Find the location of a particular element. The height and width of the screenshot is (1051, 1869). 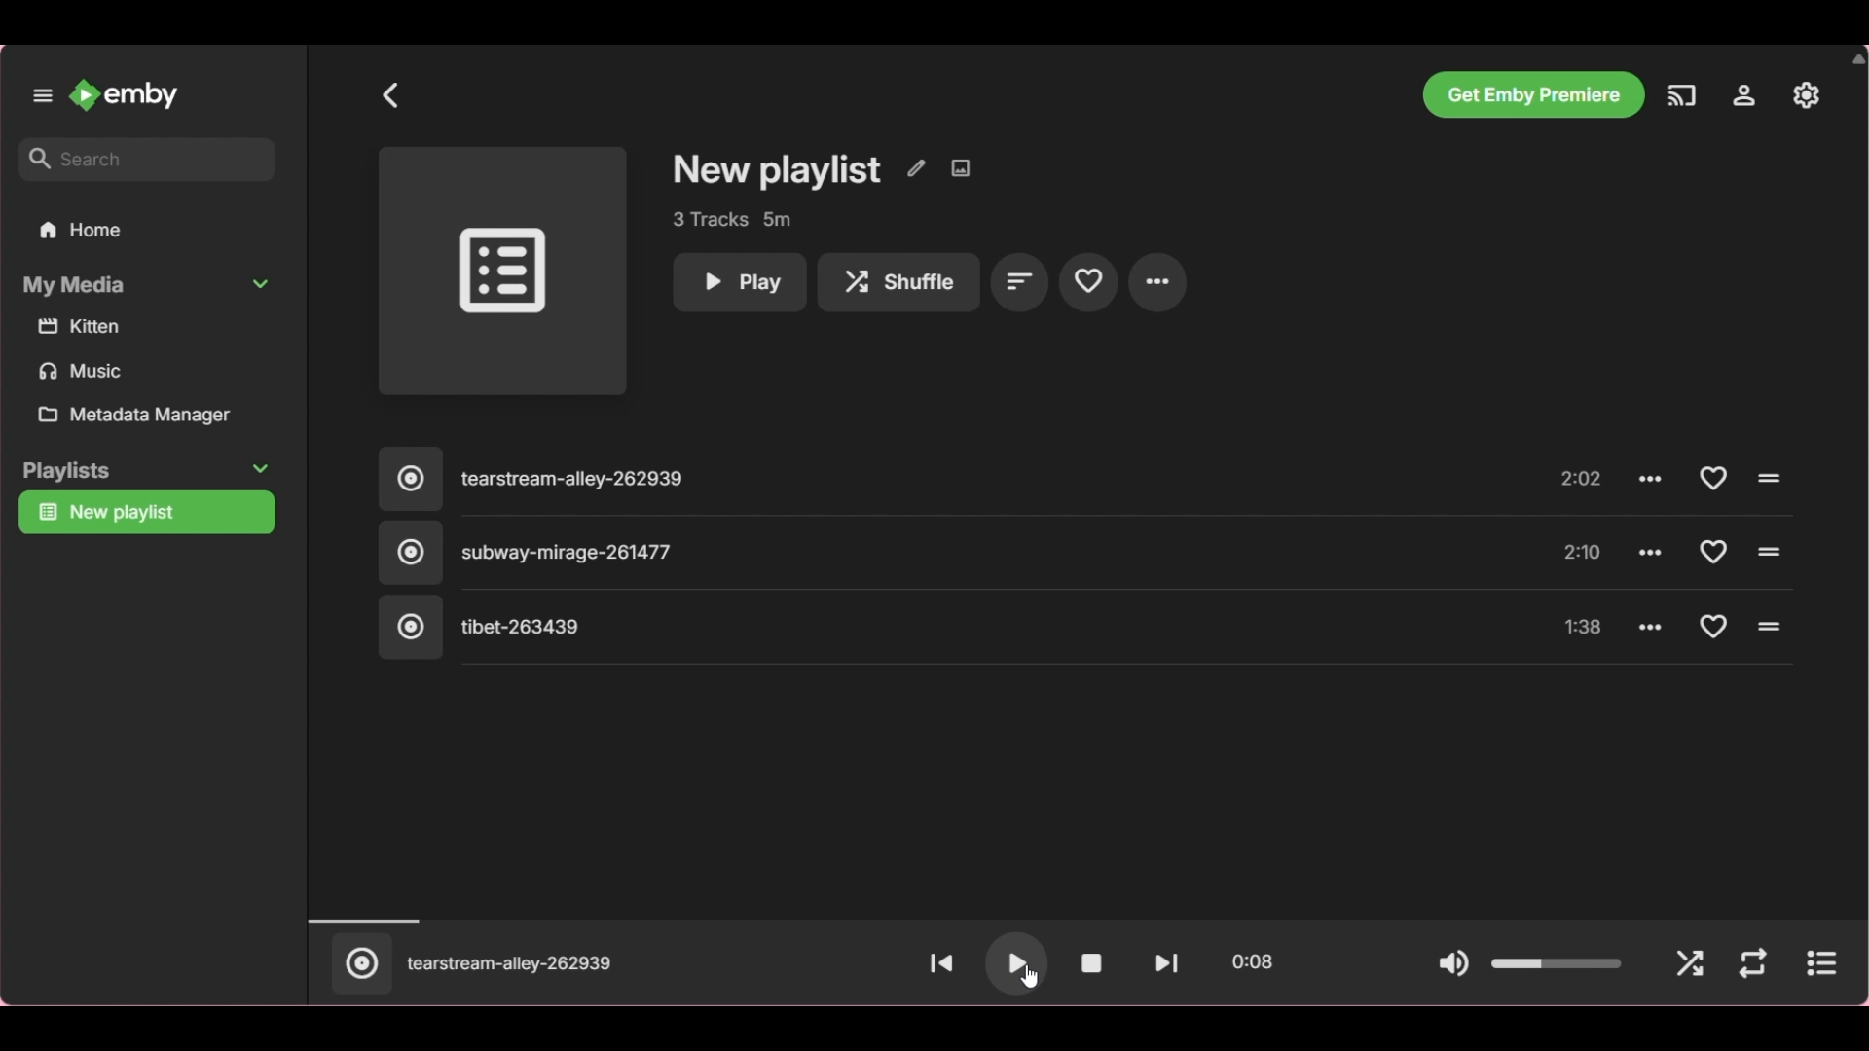

Song 3, click to play is located at coordinates (925, 628).